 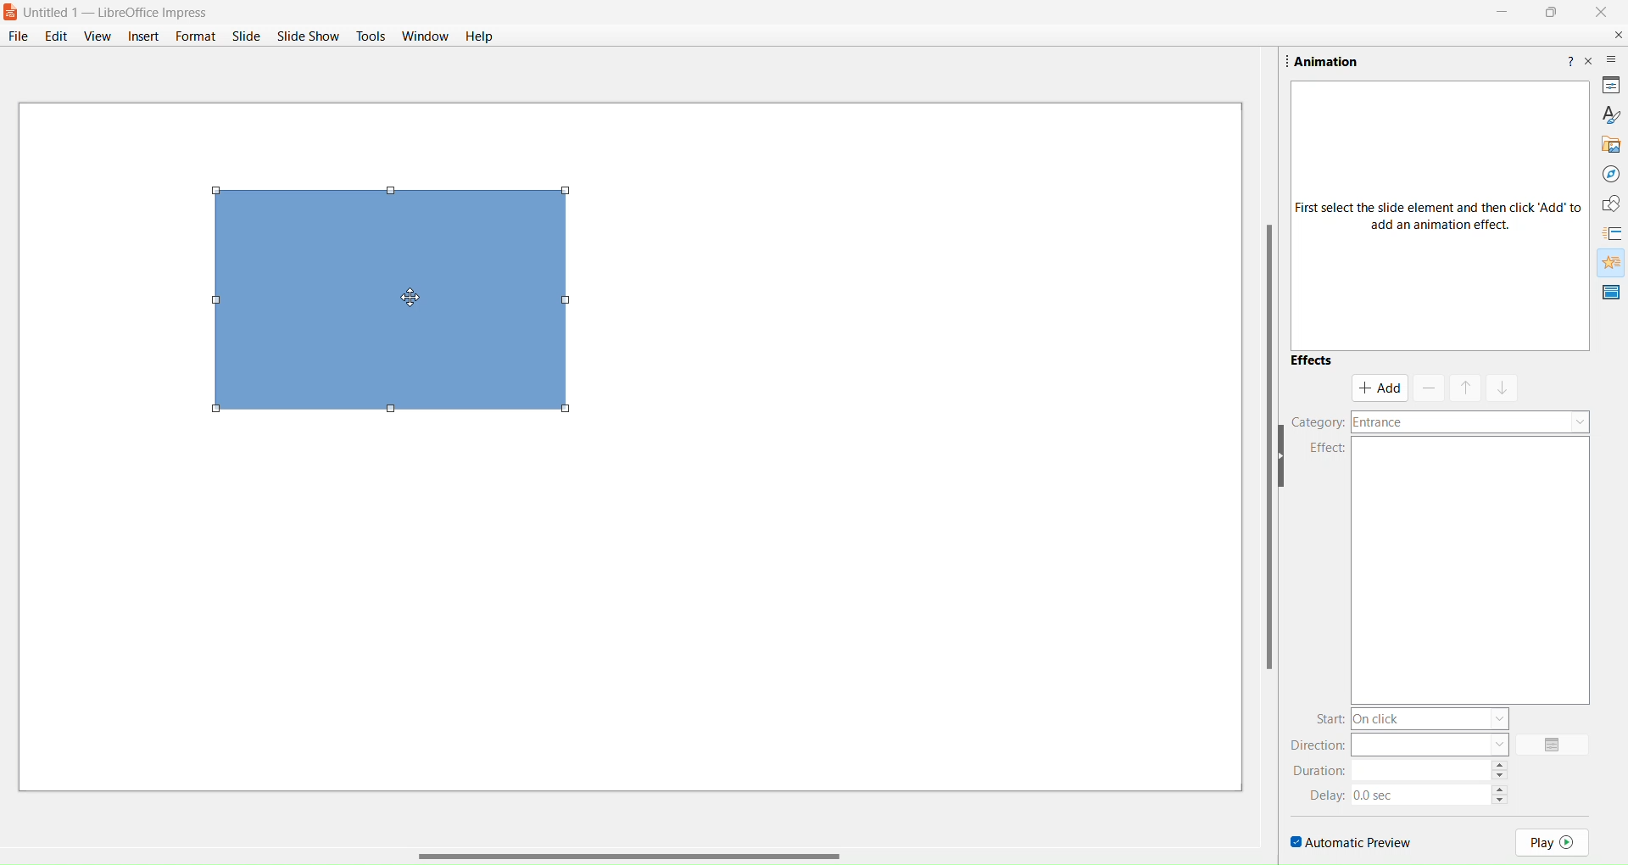 What do you see at coordinates (1503, 791) in the screenshot?
I see `increase/decrease` at bounding box center [1503, 791].